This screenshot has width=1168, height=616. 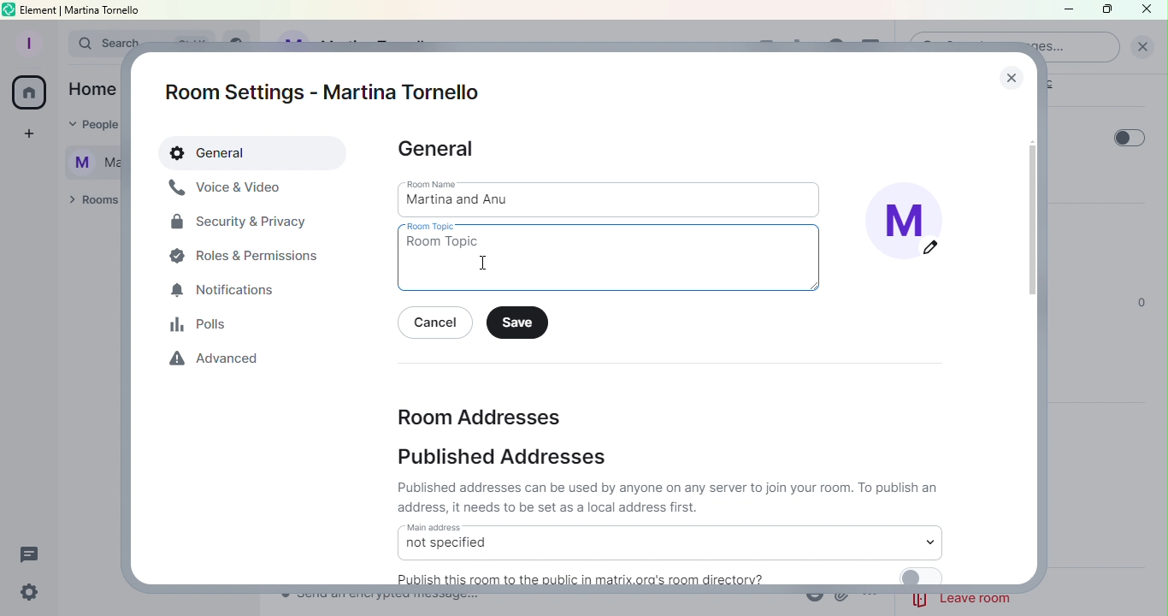 I want to click on Clear Search, so click(x=1142, y=47).